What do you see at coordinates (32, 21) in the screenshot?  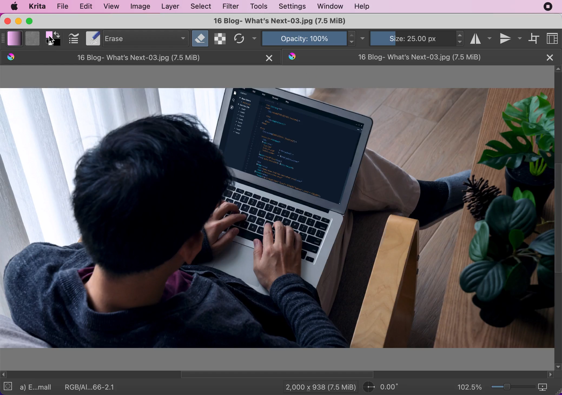 I see `maximize` at bounding box center [32, 21].